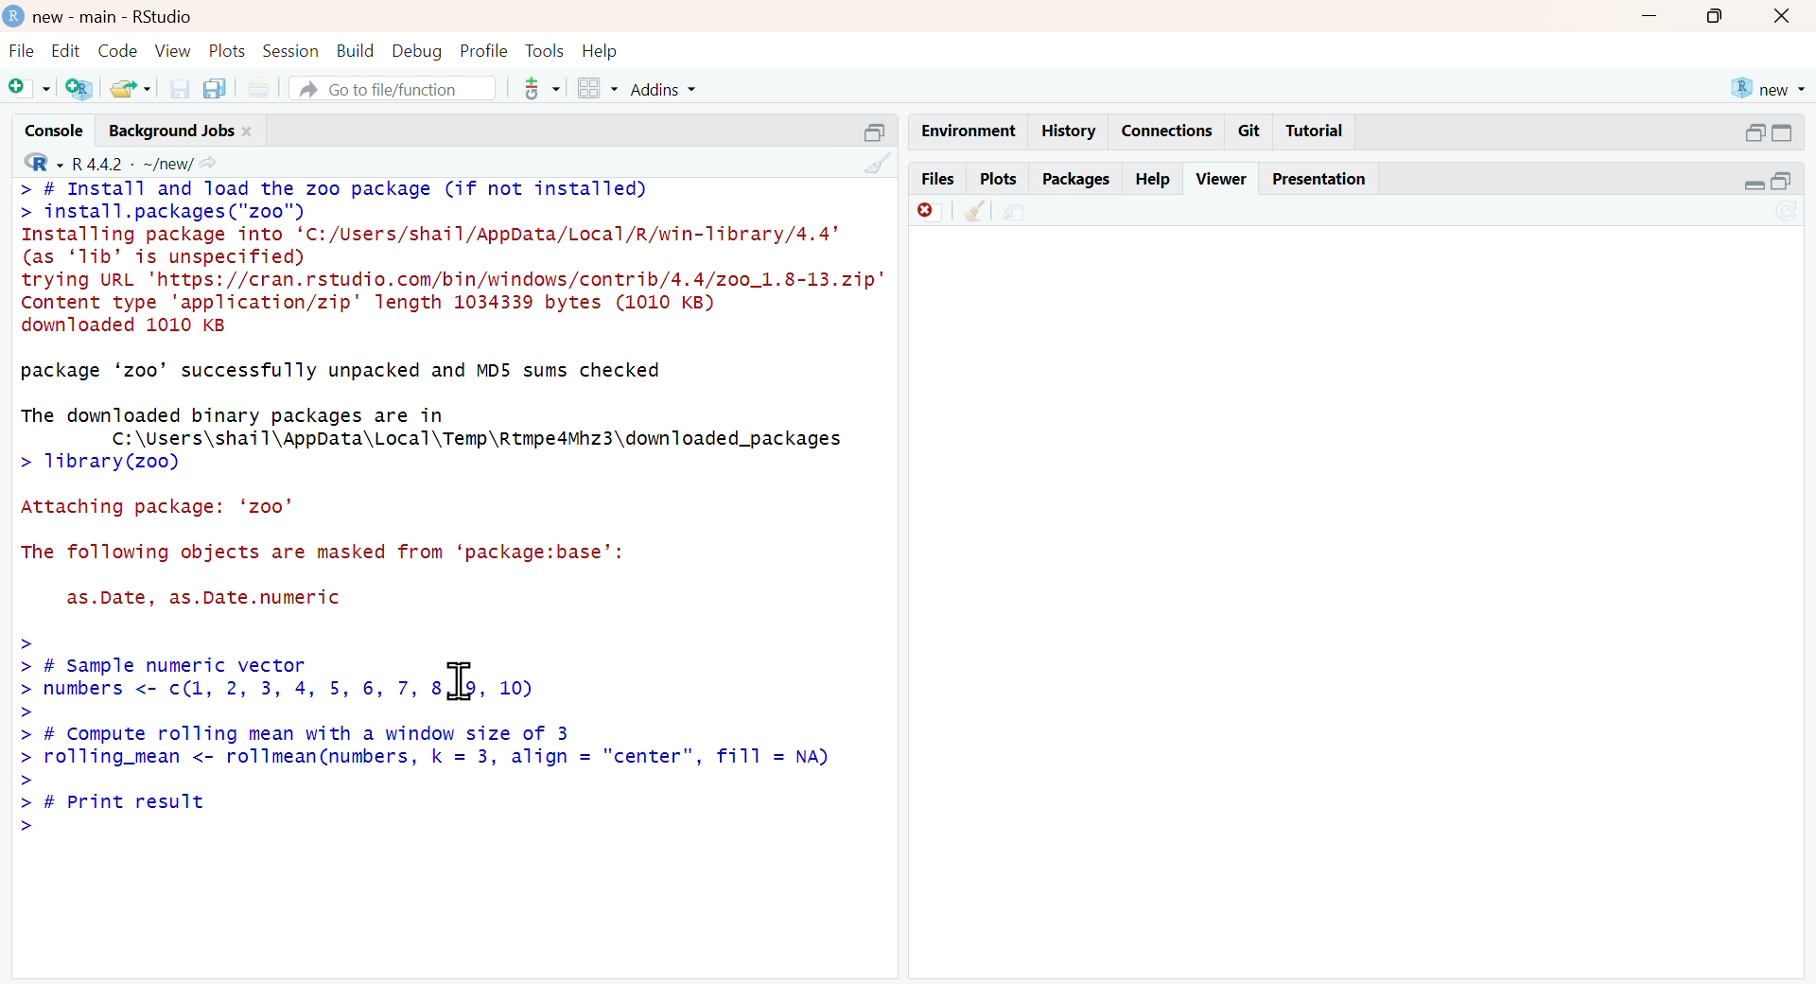  What do you see at coordinates (419, 52) in the screenshot?
I see `debug` at bounding box center [419, 52].